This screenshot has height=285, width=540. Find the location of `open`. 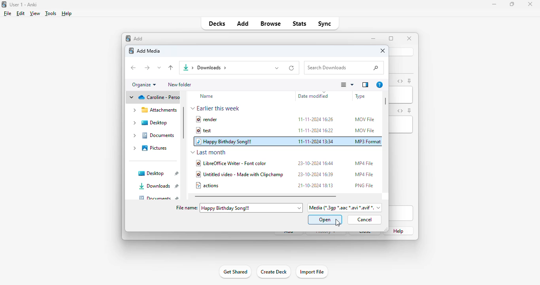

open is located at coordinates (325, 220).